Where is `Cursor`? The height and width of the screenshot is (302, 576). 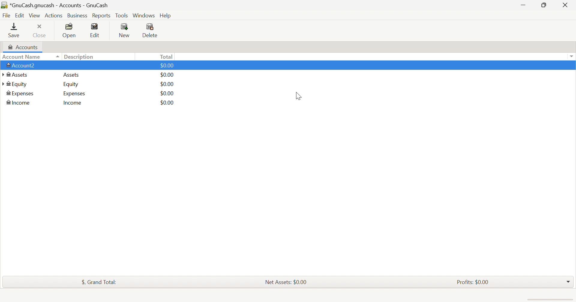 Cursor is located at coordinates (299, 96).